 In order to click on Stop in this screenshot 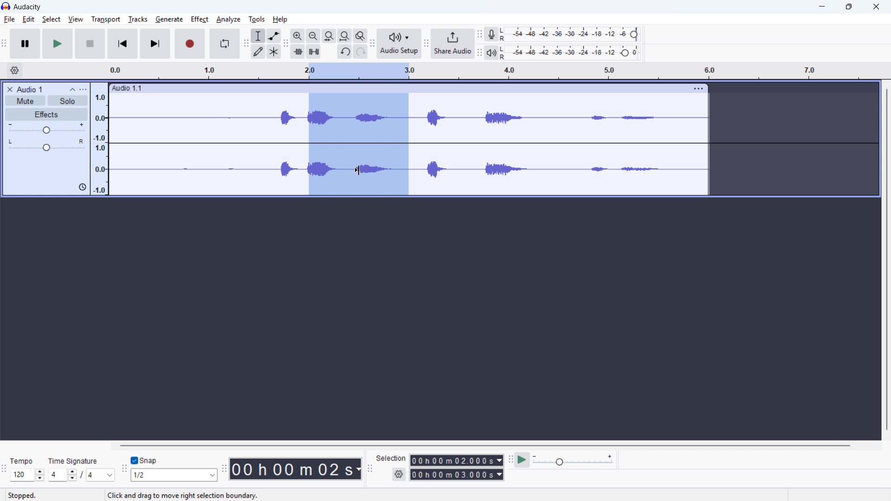, I will do `click(90, 44)`.